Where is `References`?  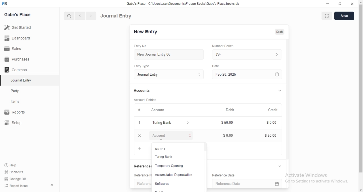
References is located at coordinates (142, 166).